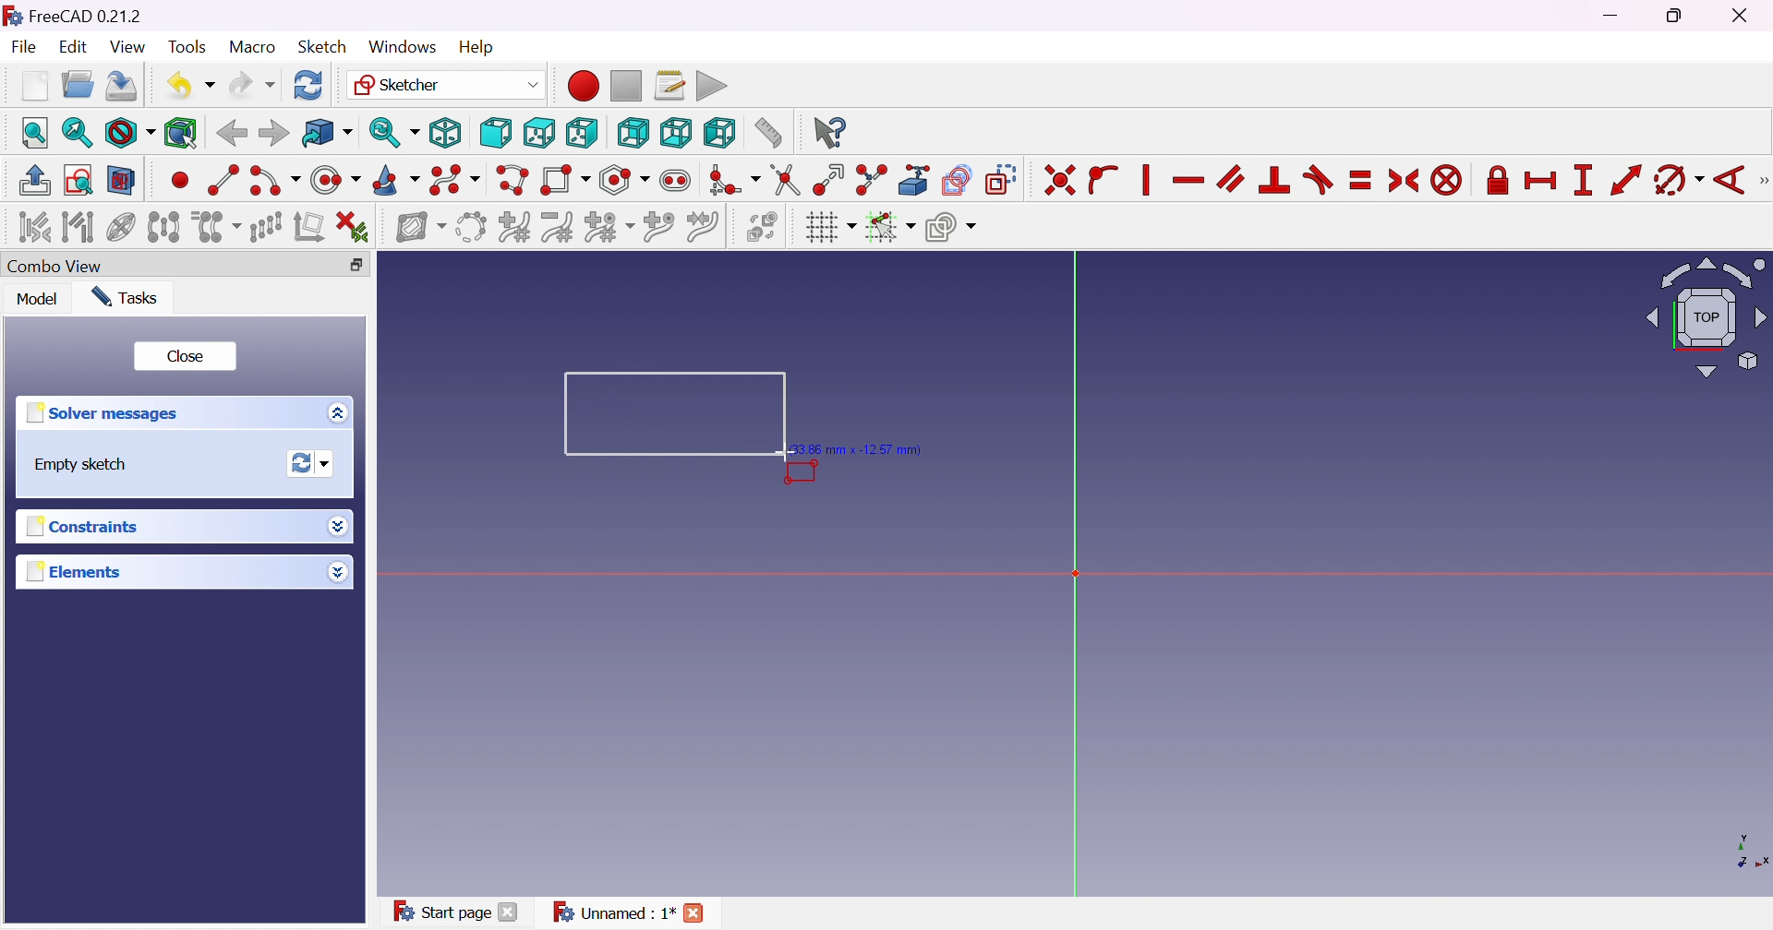 This screenshot has height=930, width=1773. Describe the element at coordinates (131, 298) in the screenshot. I see `Tasks` at that location.